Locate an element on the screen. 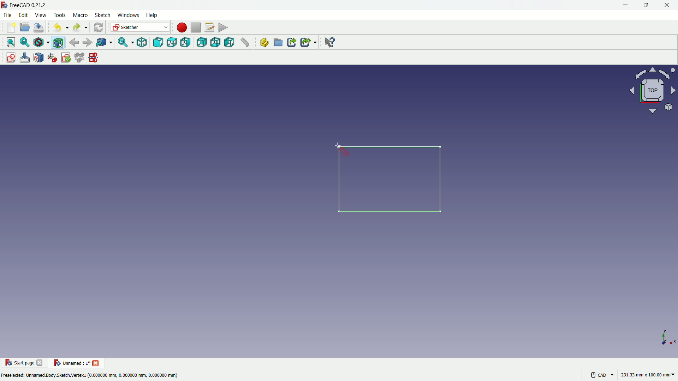 The width and height of the screenshot is (678, 381). close project is located at coordinates (97, 362).